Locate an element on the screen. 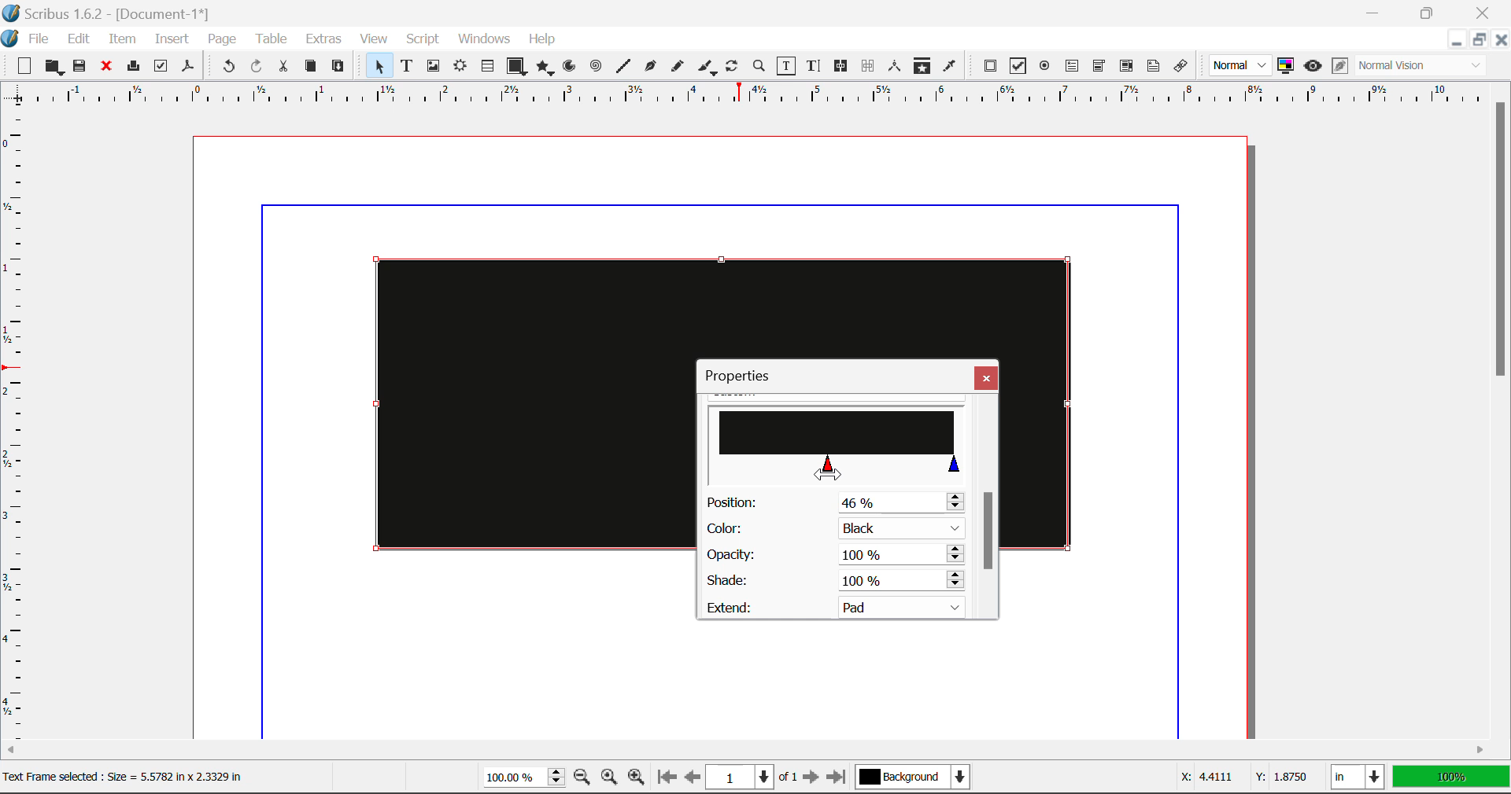 This screenshot has height=794, width=1511. PDF Radio Button is located at coordinates (1044, 68).